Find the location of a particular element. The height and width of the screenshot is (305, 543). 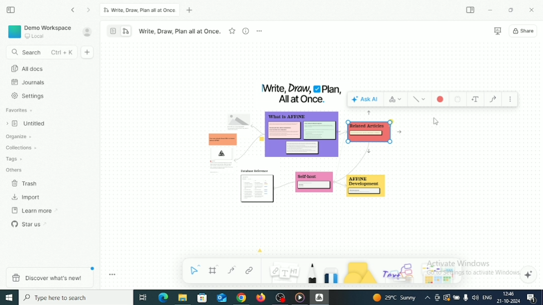

Write, Draw, Plan all at Once is located at coordinates (180, 31).